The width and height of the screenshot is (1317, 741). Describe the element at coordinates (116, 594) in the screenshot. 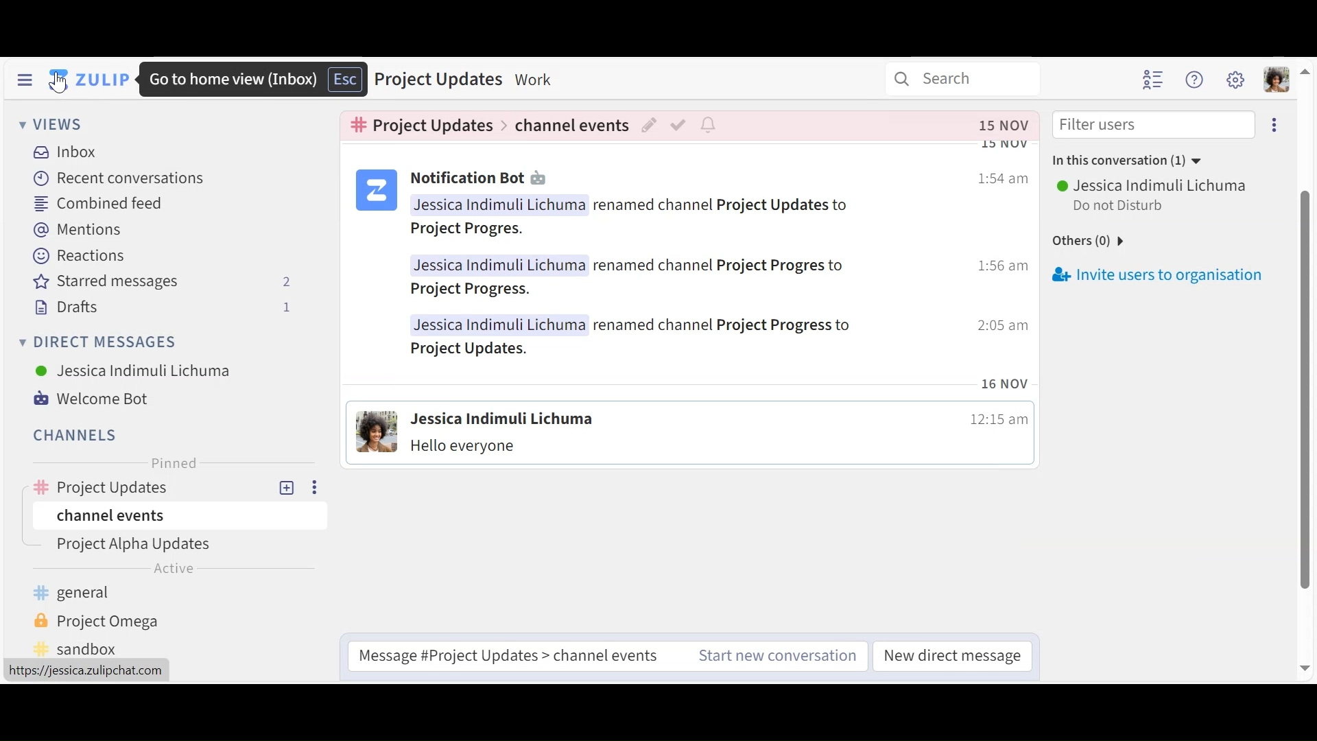

I see `general` at that location.